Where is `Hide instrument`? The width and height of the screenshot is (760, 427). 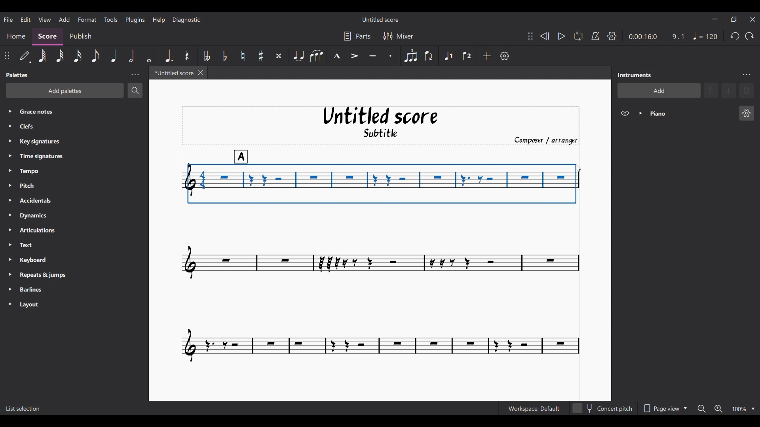
Hide instrument is located at coordinates (625, 113).